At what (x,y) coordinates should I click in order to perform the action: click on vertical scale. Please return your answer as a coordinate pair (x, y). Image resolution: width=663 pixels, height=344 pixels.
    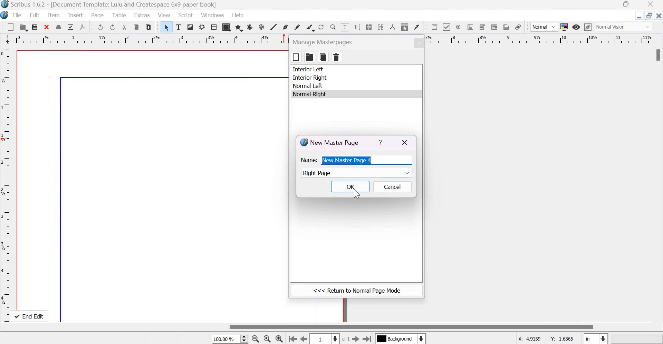
    Looking at the image, I should click on (7, 183).